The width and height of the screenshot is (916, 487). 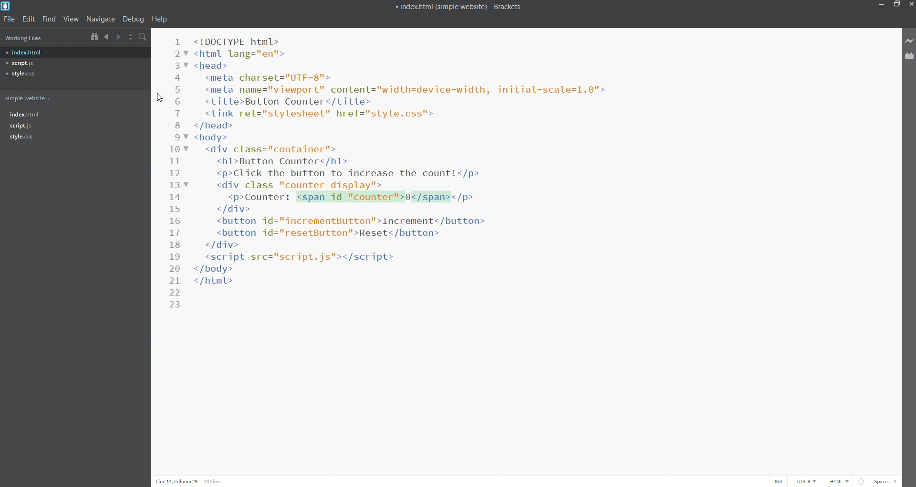 What do you see at coordinates (143, 37) in the screenshot?
I see `search` at bounding box center [143, 37].